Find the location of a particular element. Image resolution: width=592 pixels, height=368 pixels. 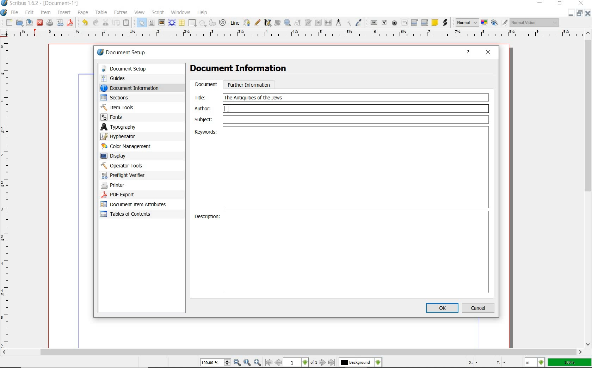

Item Tools is located at coordinates (134, 107).